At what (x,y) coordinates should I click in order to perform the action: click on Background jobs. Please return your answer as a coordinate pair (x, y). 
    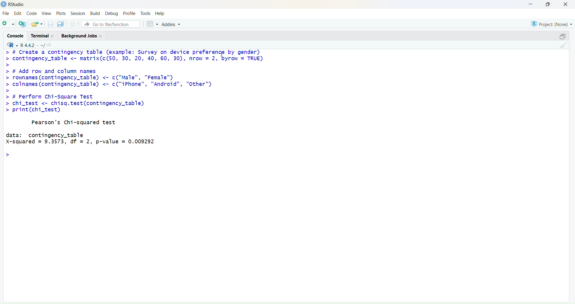
    Looking at the image, I should click on (79, 36).